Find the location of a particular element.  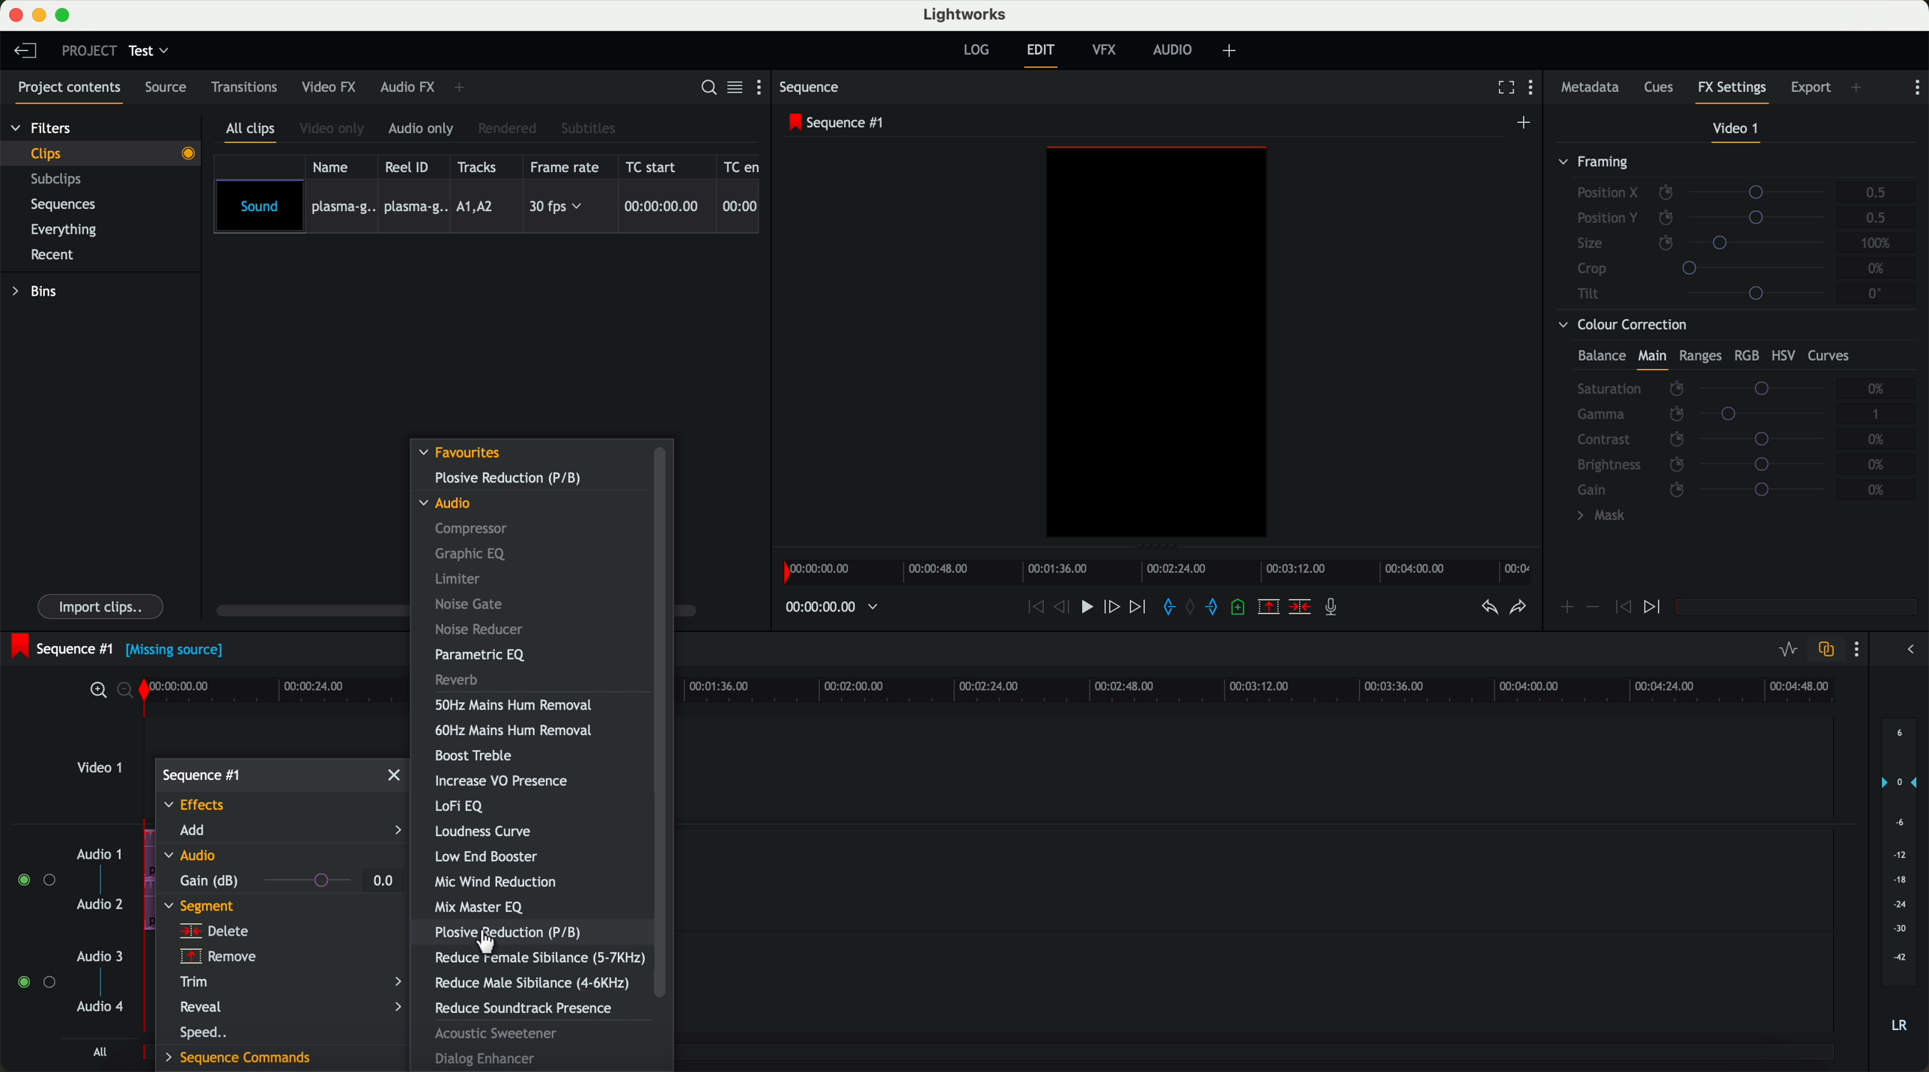

project contents is located at coordinates (65, 90).